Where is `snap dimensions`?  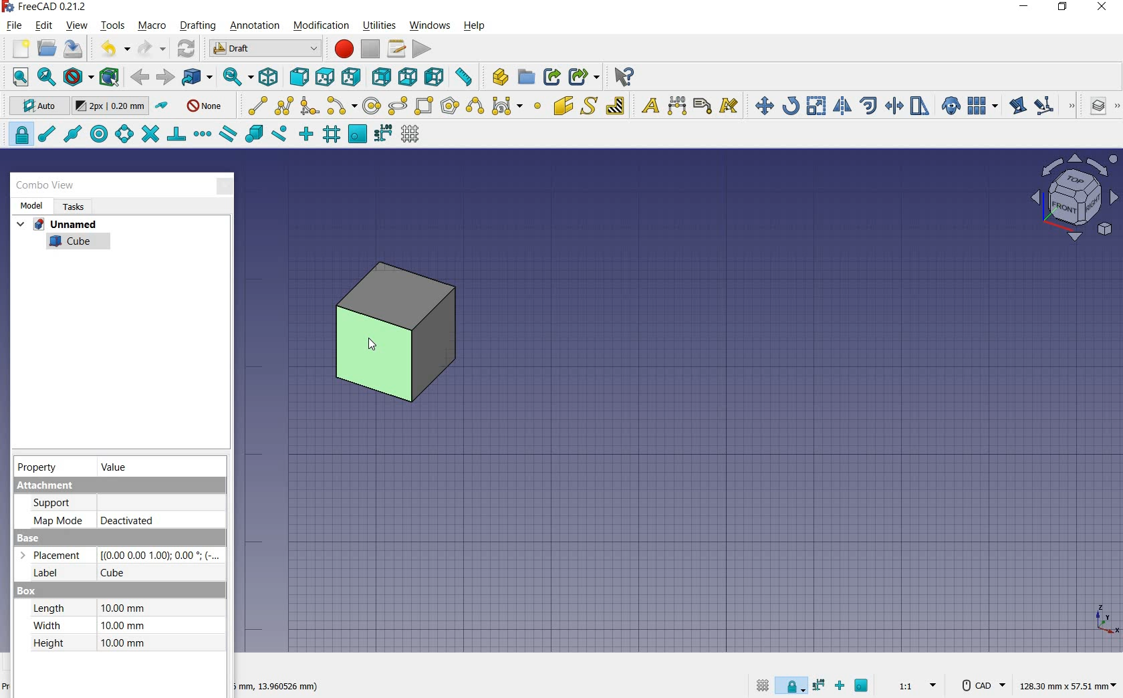 snap dimensions is located at coordinates (819, 685).